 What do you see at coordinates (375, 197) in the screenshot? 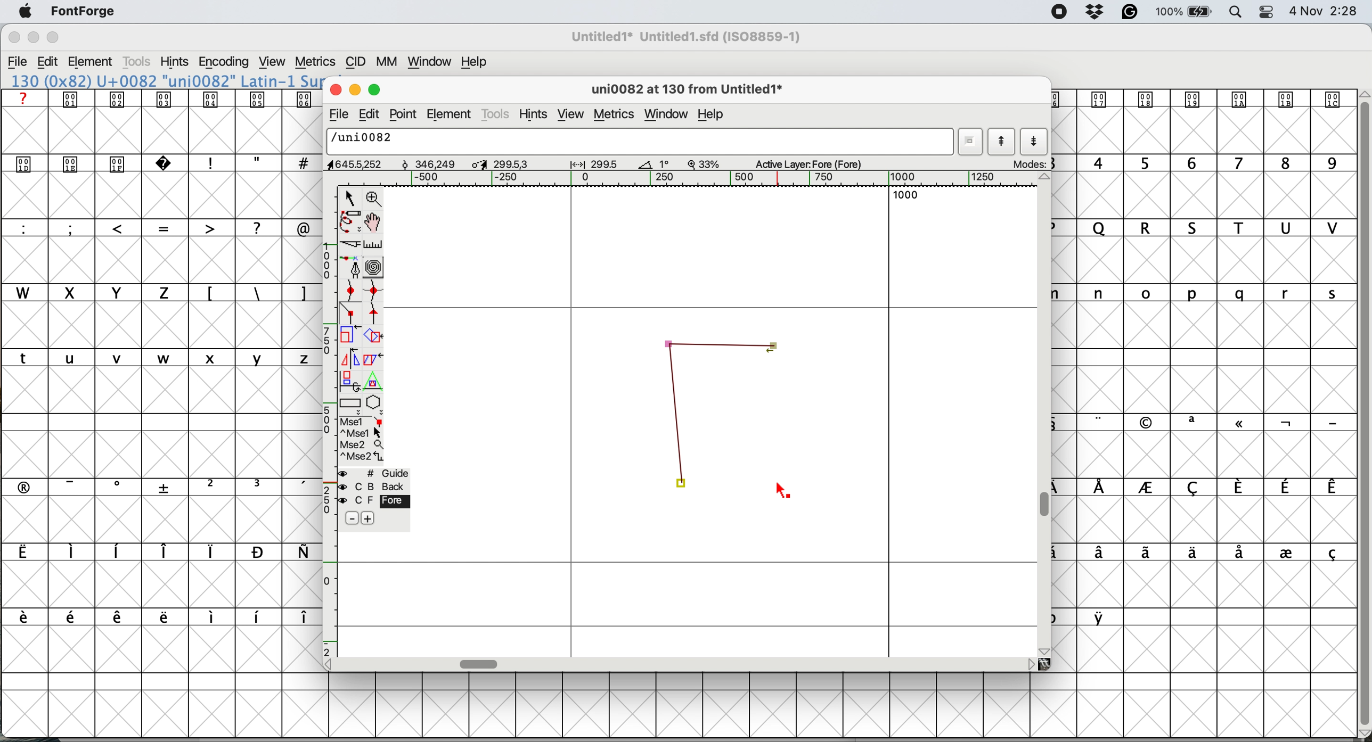
I see `zoom` at bounding box center [375, 197].